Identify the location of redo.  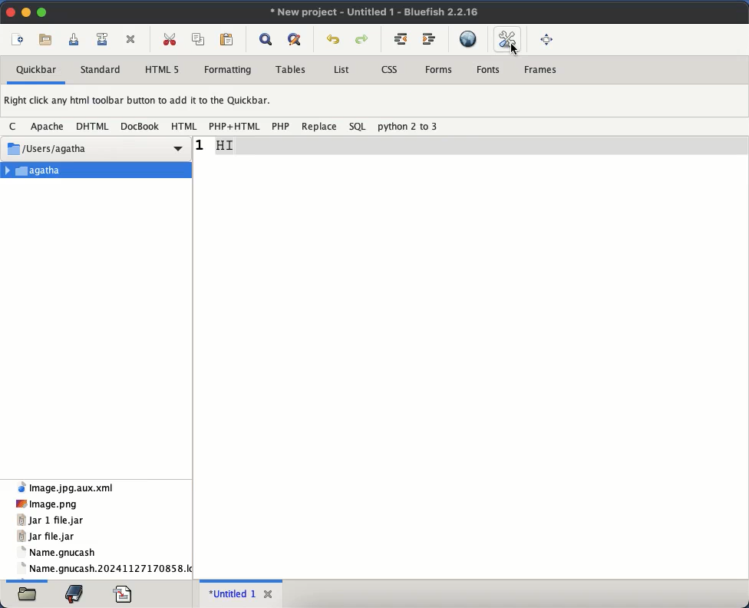
(363, 40).